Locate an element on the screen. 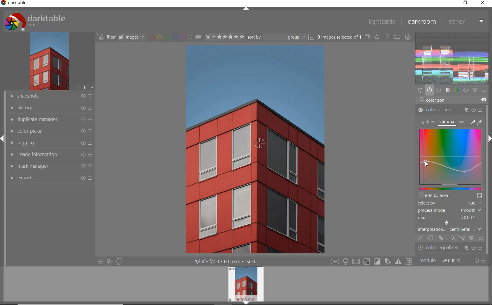  display information is located at coordinates (226, 261).